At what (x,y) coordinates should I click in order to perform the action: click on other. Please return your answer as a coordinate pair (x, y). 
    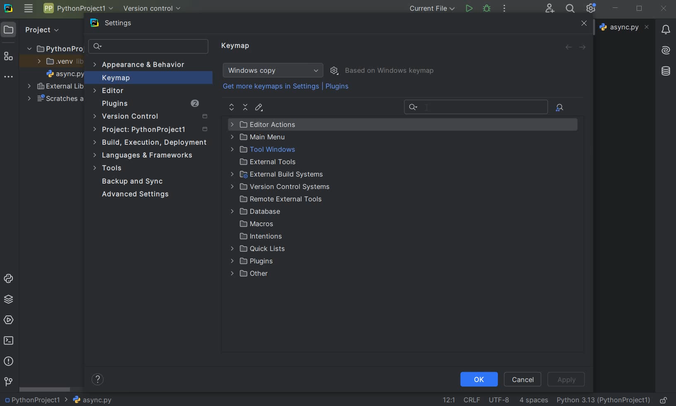
    Looking at the image, I should click on (247, 276).